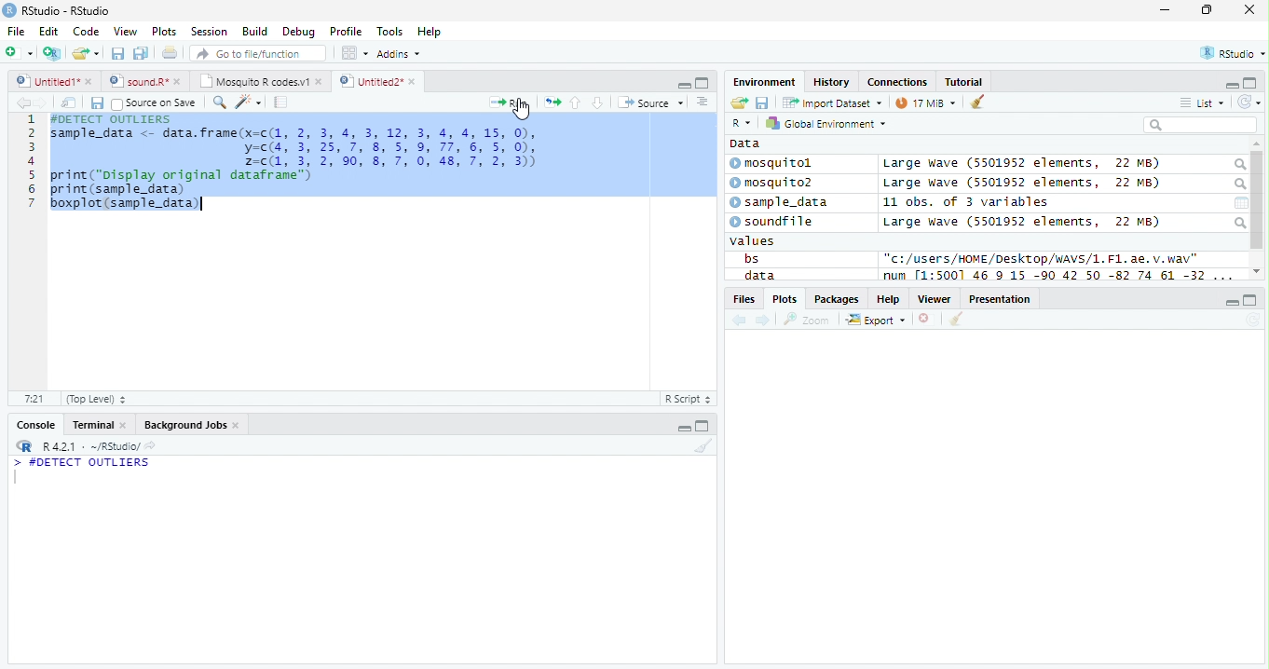  What do you see at coordinates (1238, 184) in the screenshot?
I see `search` at bounding box center [1238, 184].